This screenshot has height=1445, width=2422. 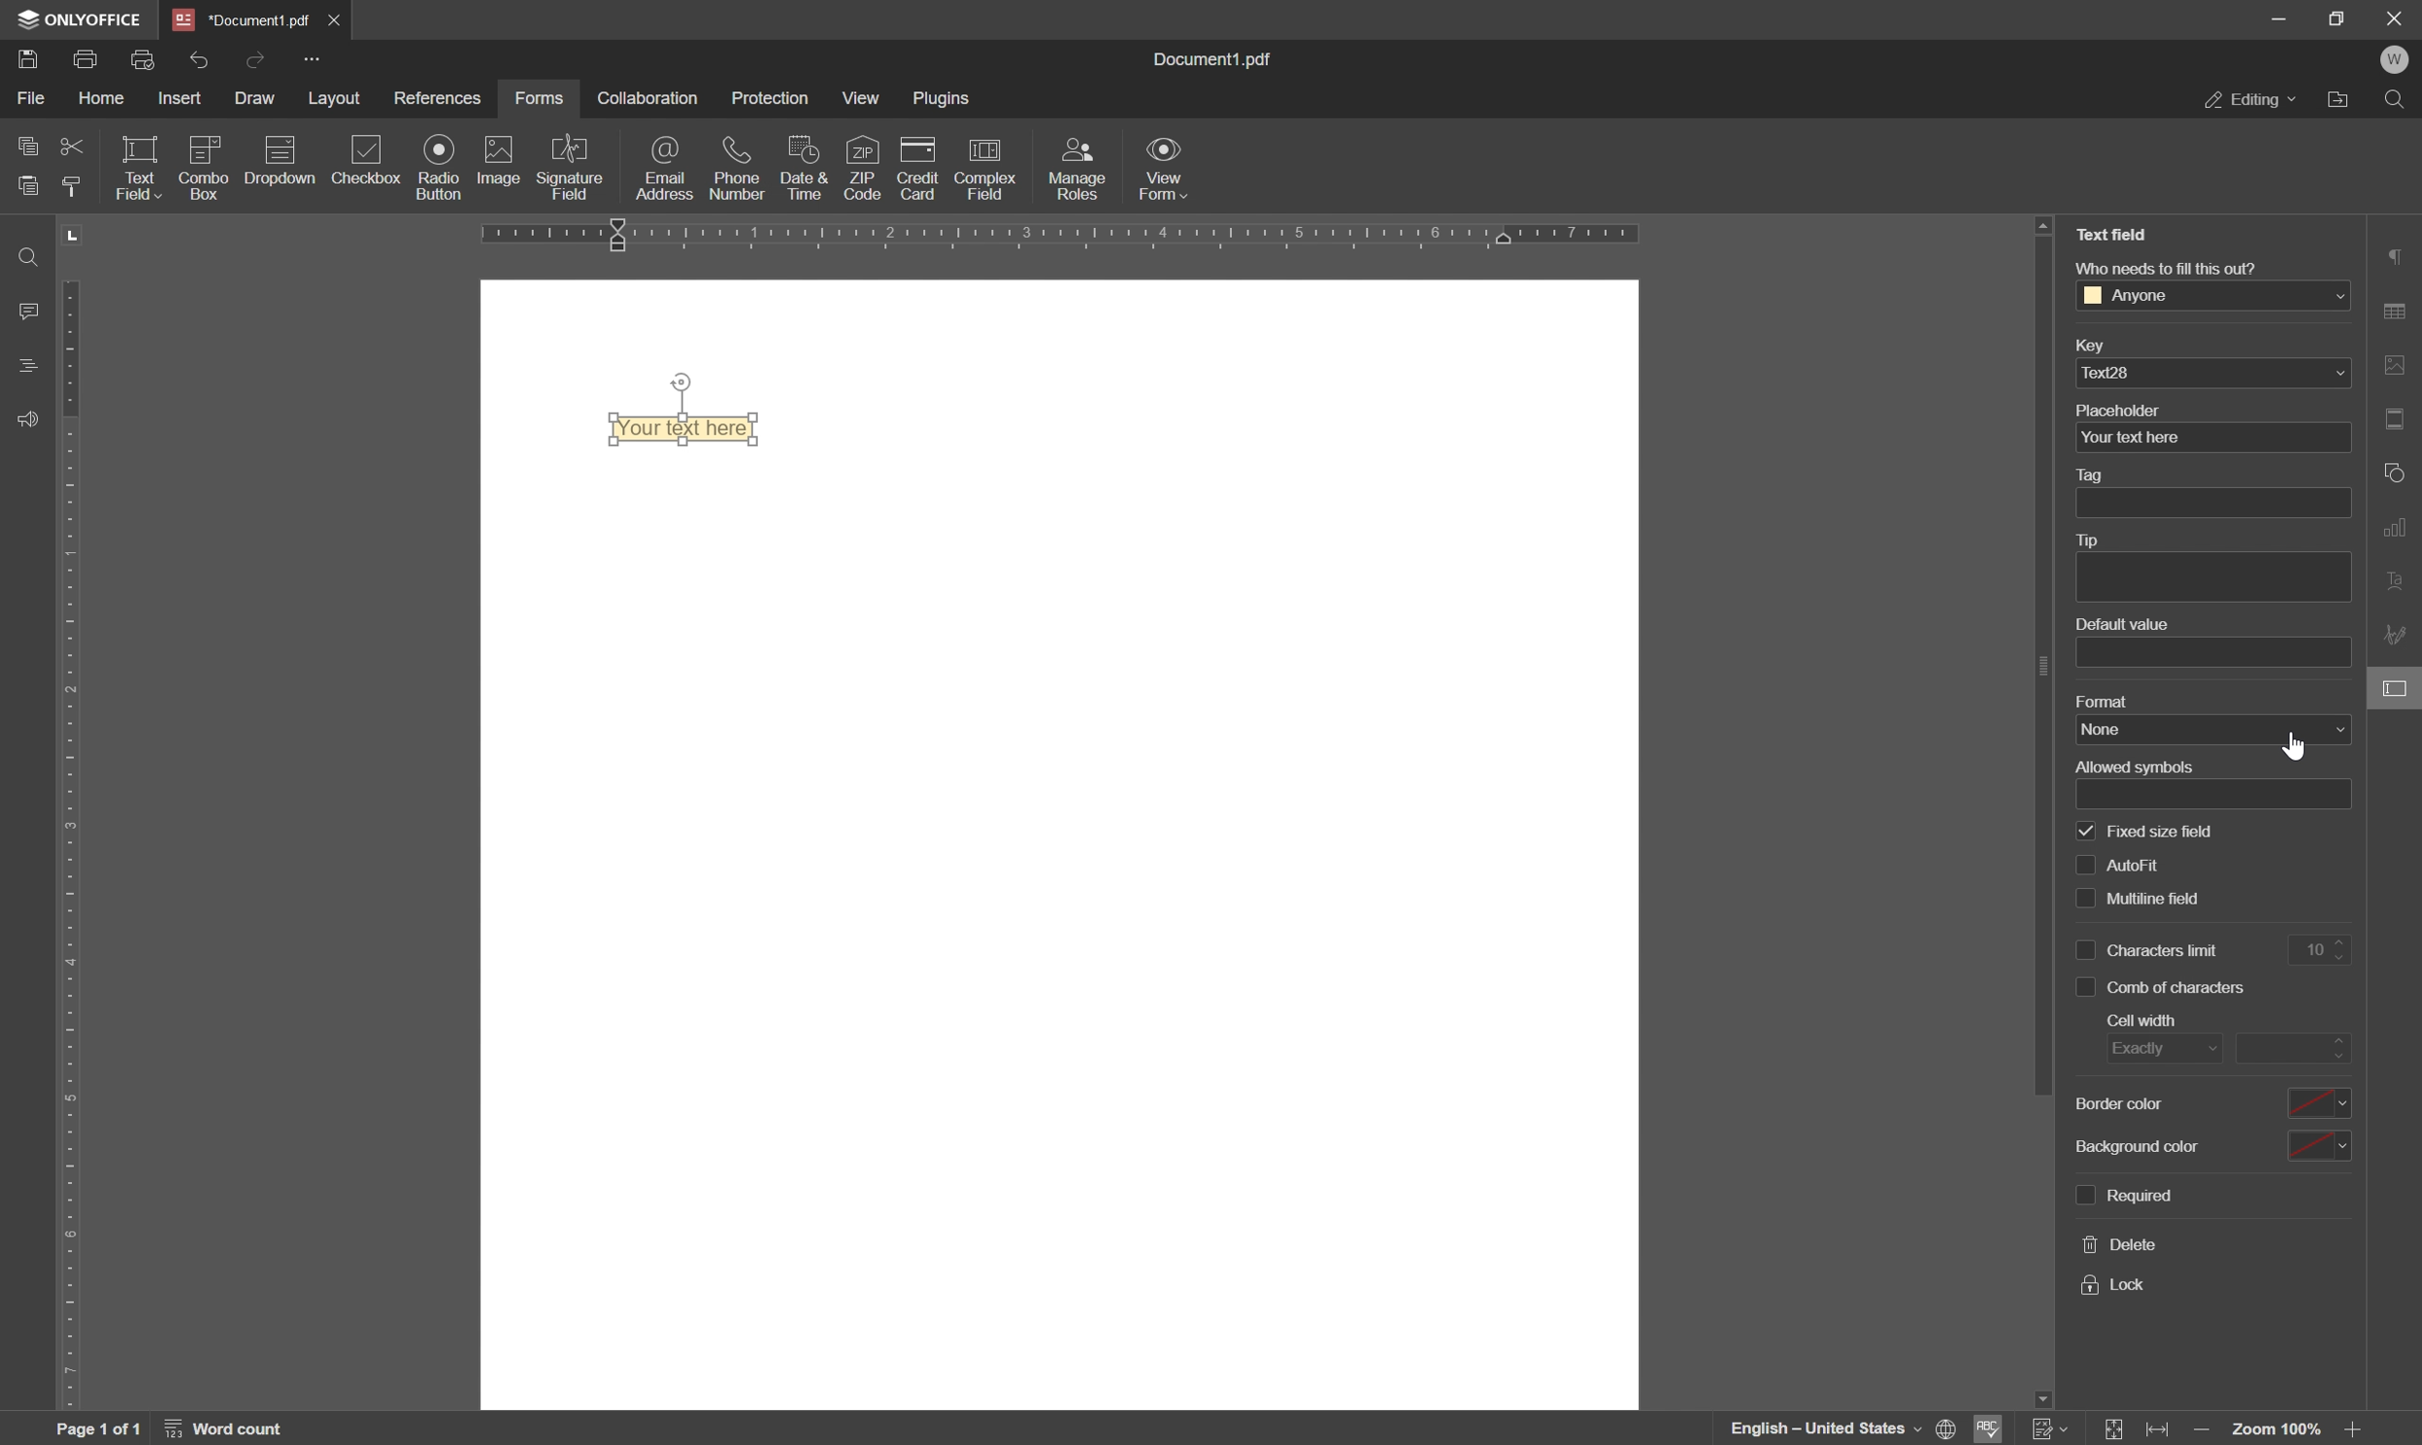 I want to click on support and feedback, so click(x=19, y=417).